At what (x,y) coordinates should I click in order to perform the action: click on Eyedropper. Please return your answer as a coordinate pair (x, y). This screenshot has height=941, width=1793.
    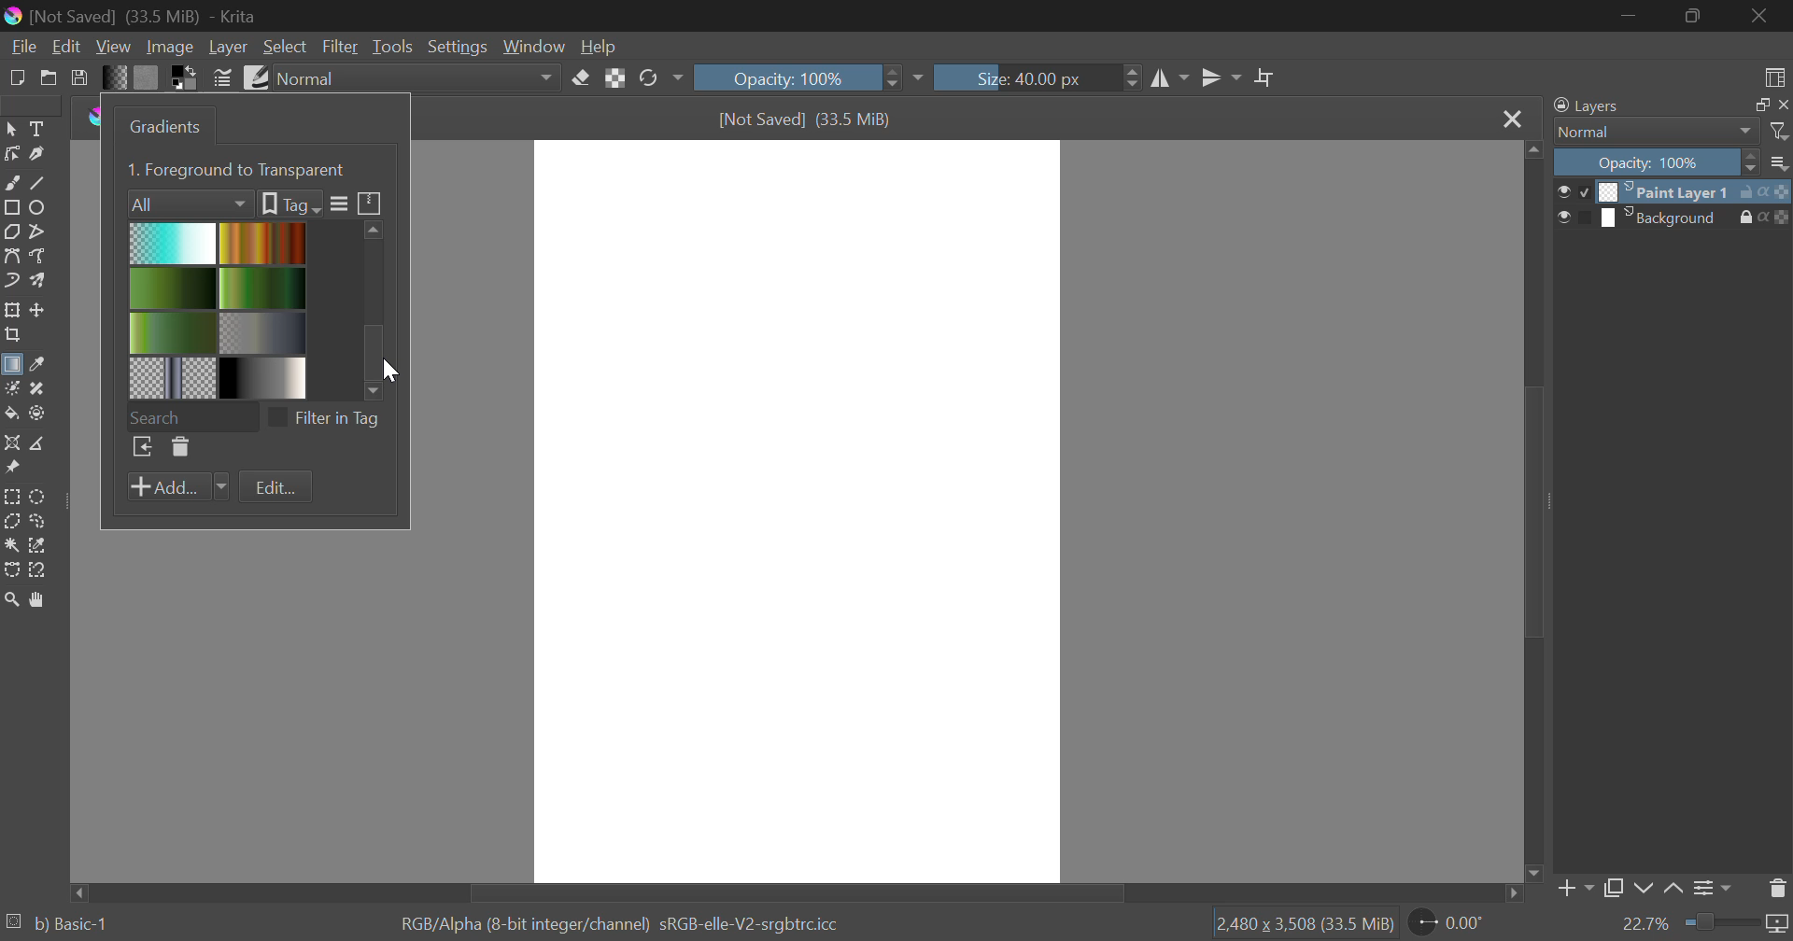
    Looking at the image, I should click on (35, 366).